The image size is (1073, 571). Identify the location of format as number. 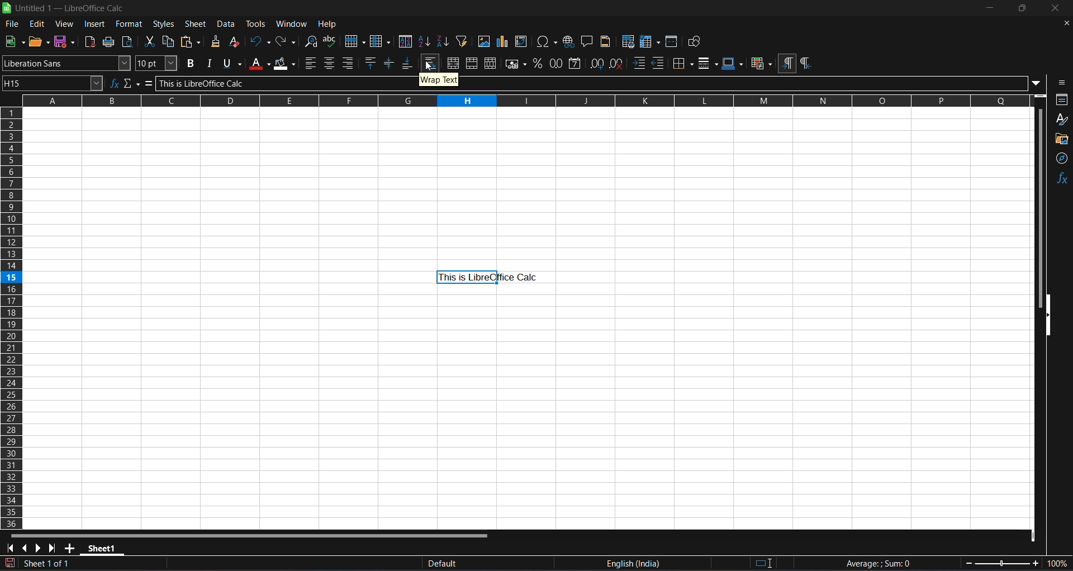
(556, 64).